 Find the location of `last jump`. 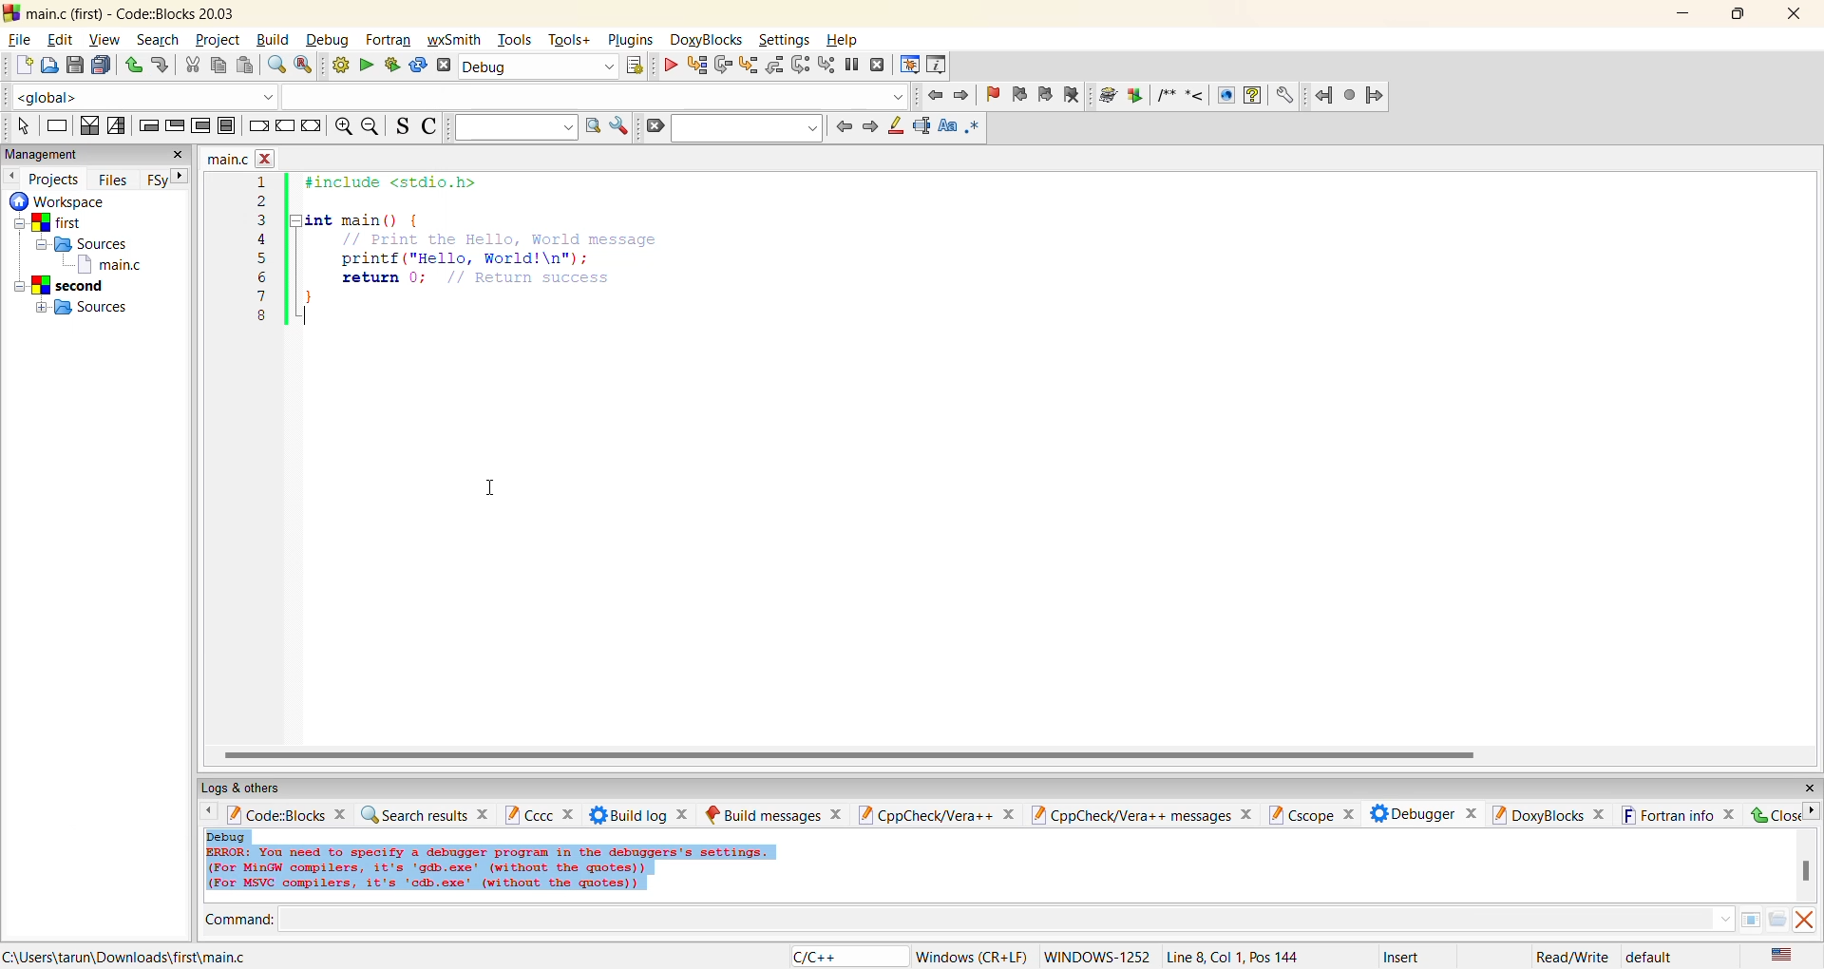

last jump is located at coordinates (1349, 94).